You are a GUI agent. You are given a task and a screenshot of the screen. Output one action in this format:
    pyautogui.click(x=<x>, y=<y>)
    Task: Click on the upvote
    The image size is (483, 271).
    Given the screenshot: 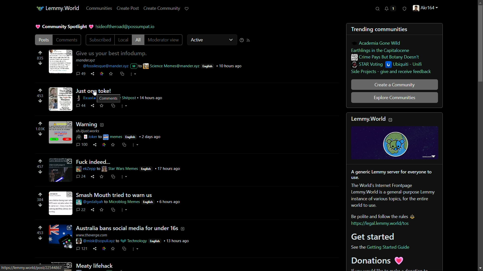 What is the action you would take?
    pyautogui.click(x=41, y=161)
    